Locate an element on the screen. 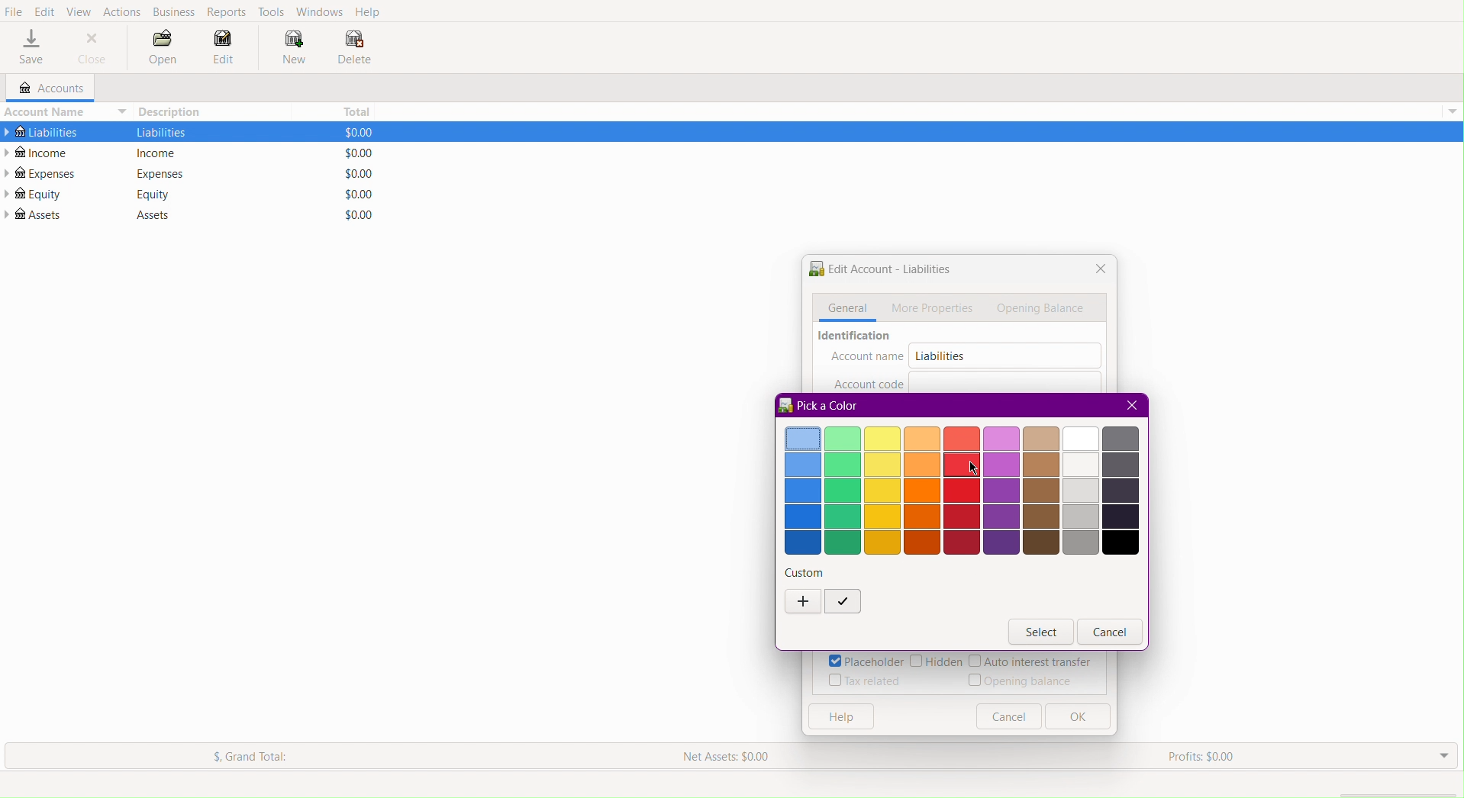  Delete is located at coordinates (354, 49).